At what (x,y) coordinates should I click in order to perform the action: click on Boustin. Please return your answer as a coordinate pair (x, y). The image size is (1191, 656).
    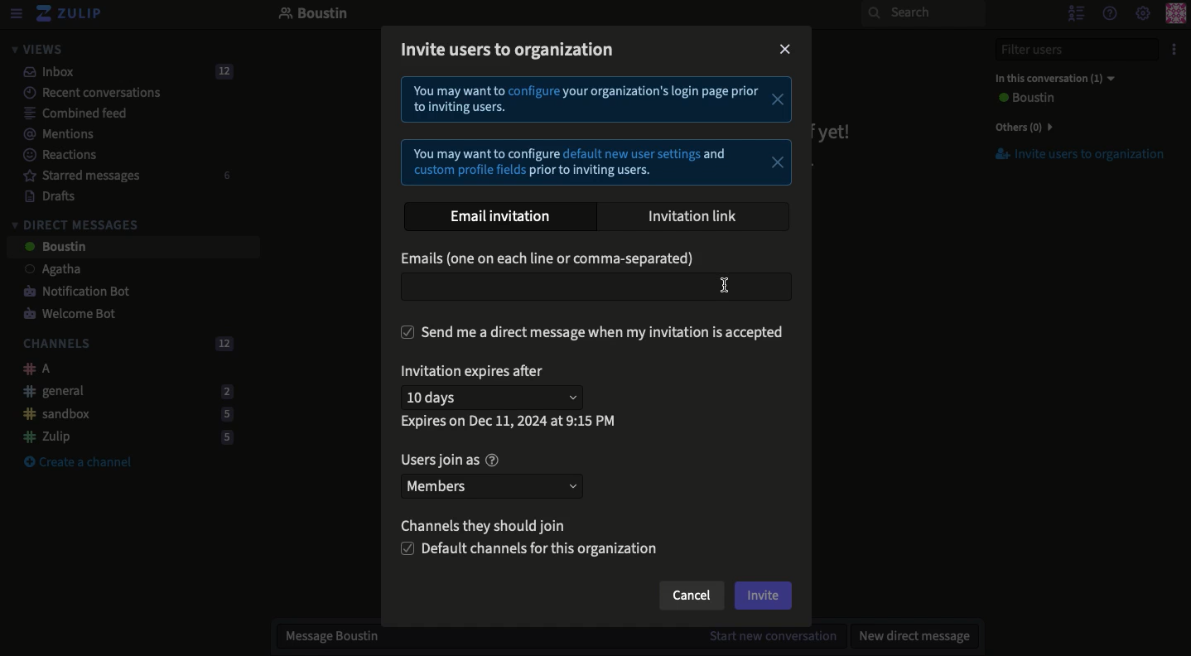
    Looking at the image, I should click on (314, 15).